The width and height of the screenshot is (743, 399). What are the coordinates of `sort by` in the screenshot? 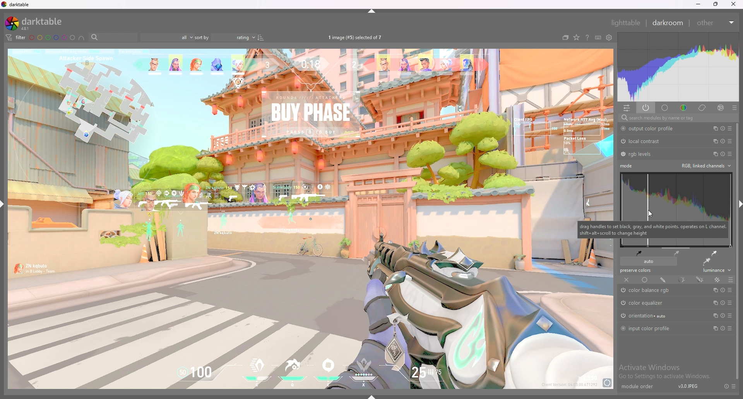 It's located at (225, 37).